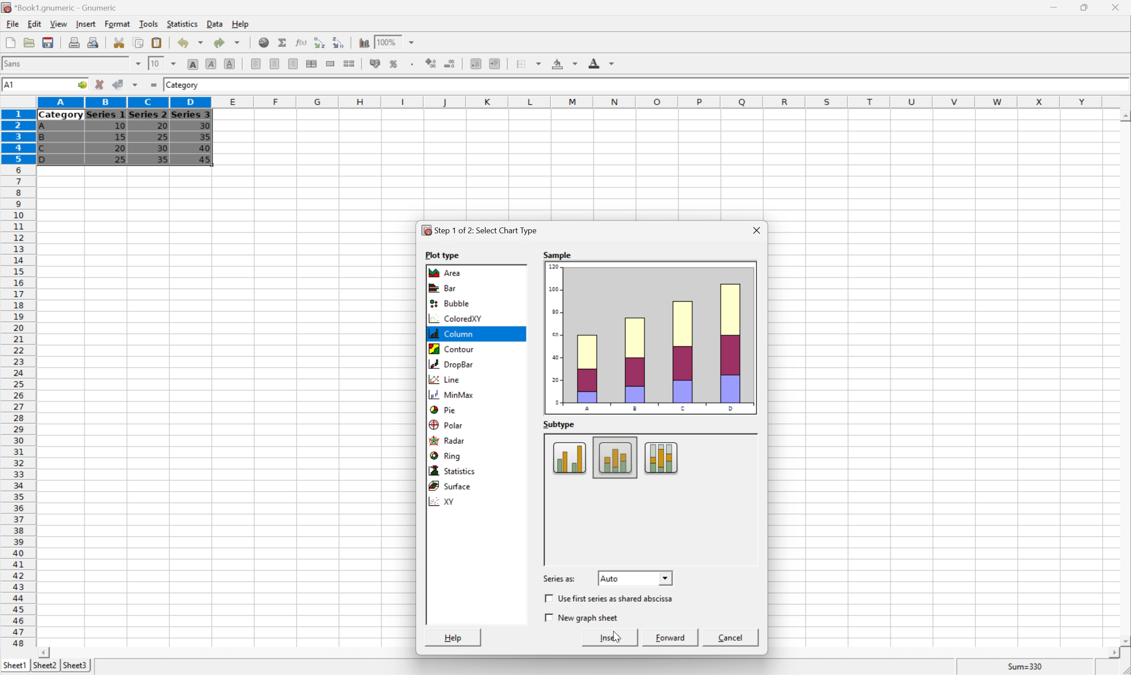 The width and height of the screenshot is (1131, 675). What do you see at coordinates (666, 577) in the screenshot?
I see `Drop Down` at bounding box center [666, 577].